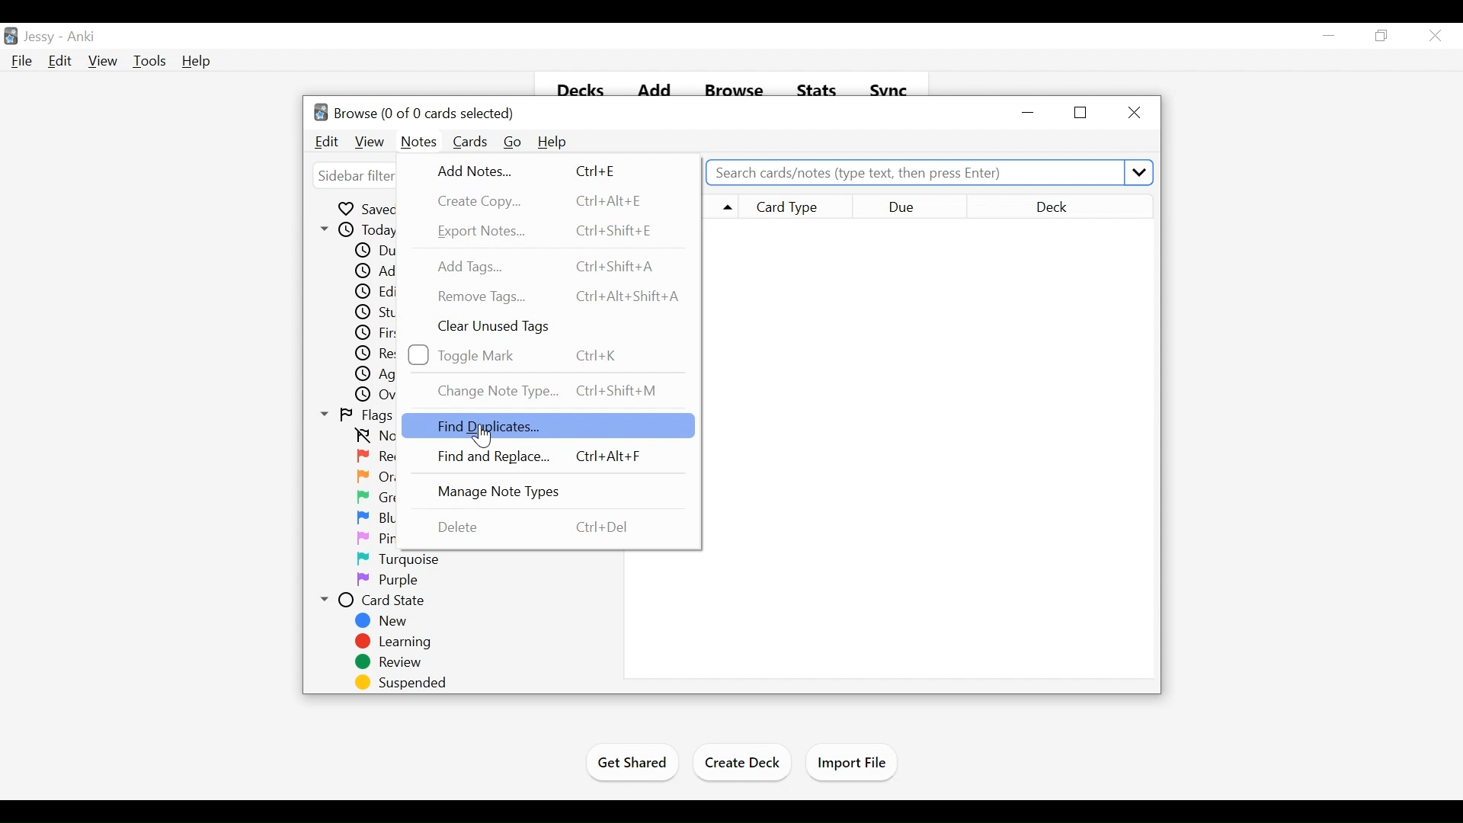  Describe the element at coordinates (472, 142) in the screenshot. I see `Cards` at that location.